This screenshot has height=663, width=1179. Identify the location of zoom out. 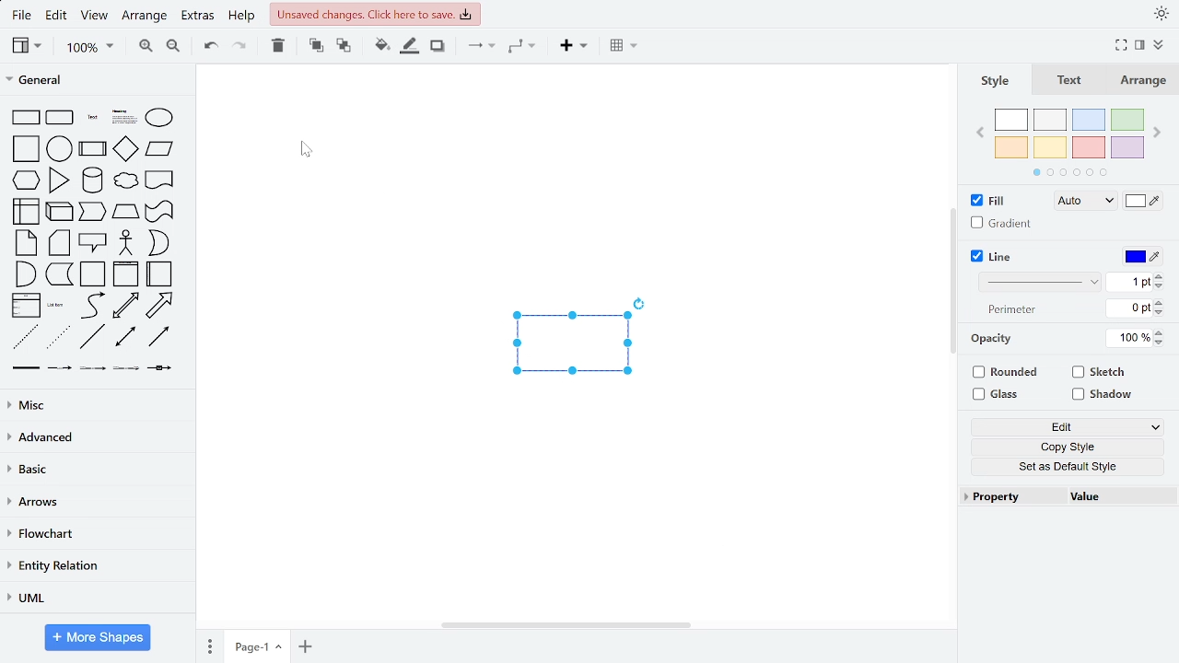
(175, 49).